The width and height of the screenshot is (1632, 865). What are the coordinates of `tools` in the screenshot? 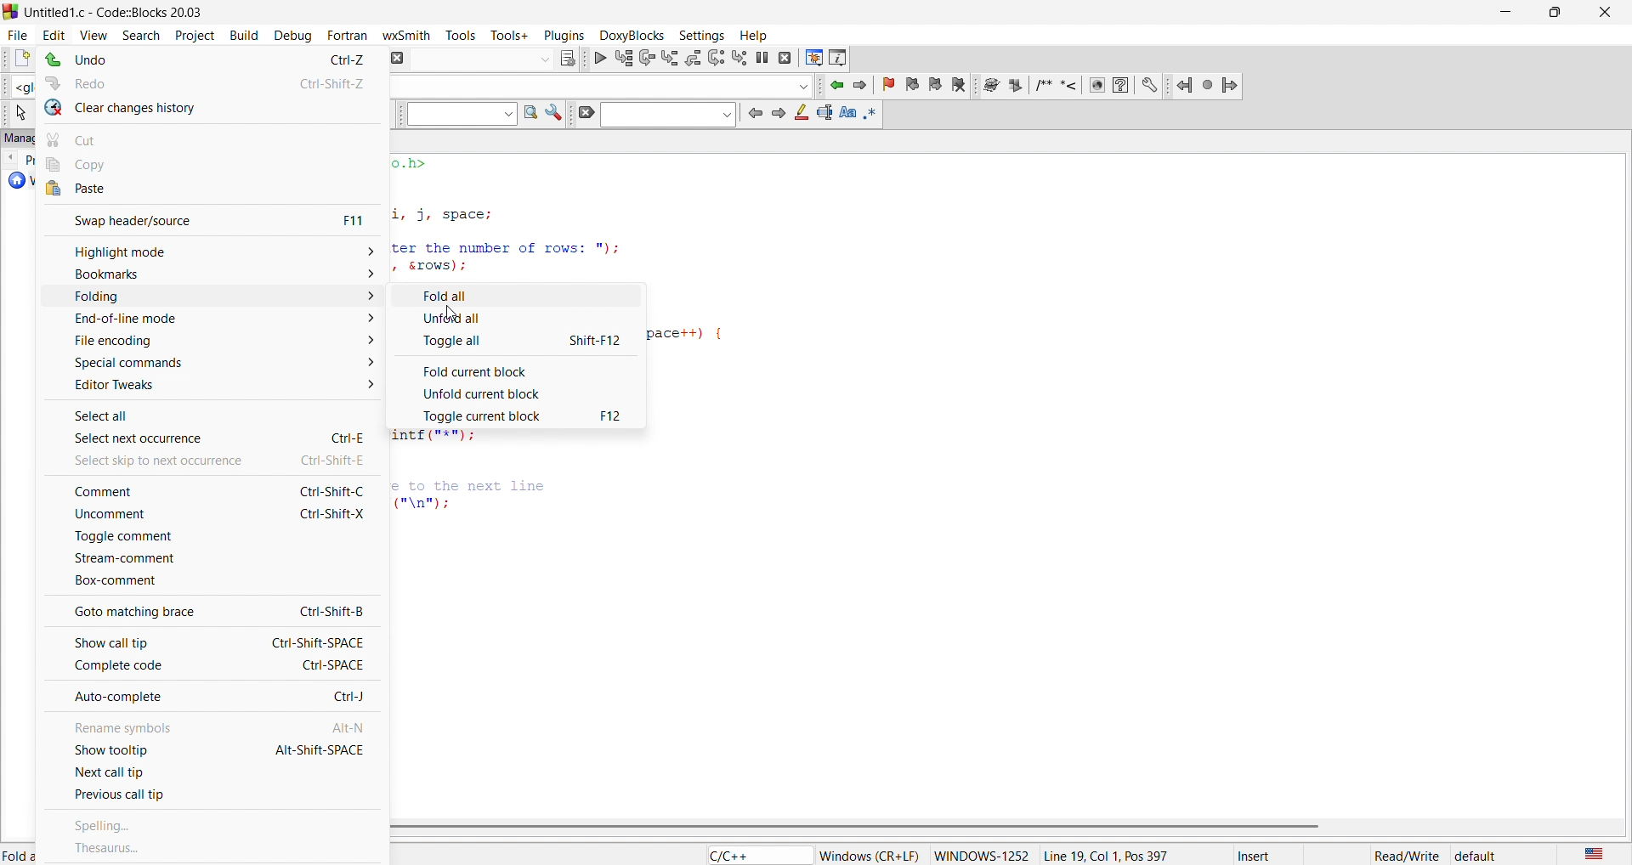 It's located at (464, 35).